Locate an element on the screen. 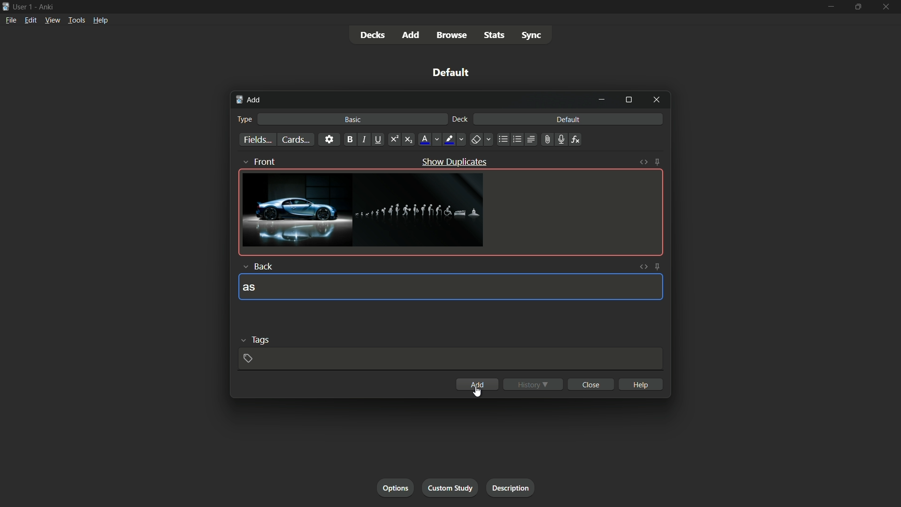  maximize is located at coordinates (628, 100).